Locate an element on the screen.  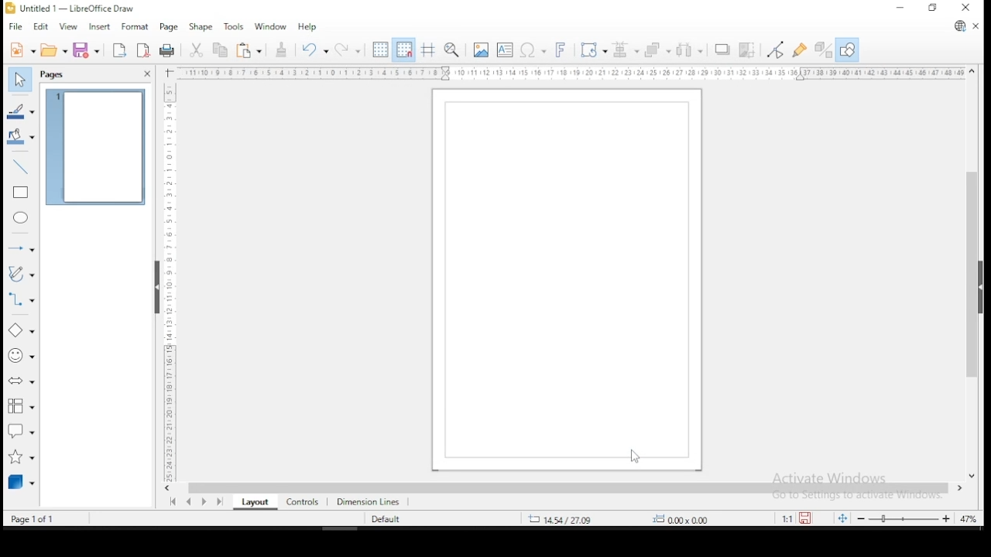
scroll bar is located at coordinates (972, 273).